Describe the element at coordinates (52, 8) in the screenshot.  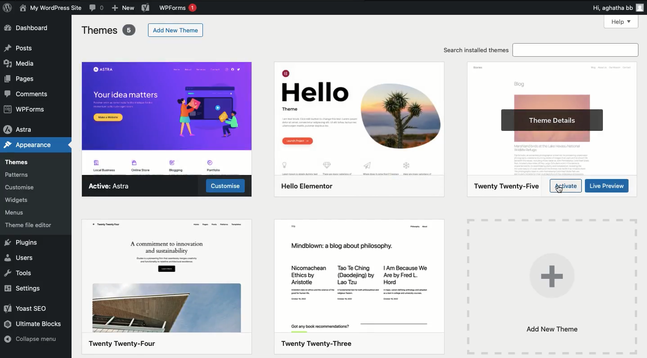
I see `News` at that location.